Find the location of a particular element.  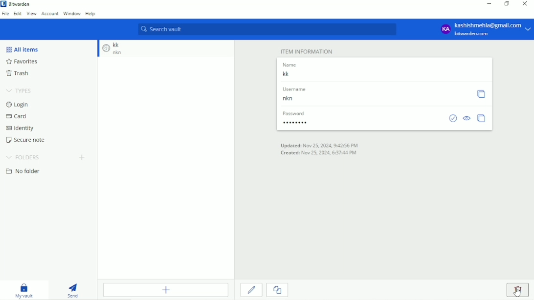

betwarden.com is located at coordinates (473, 34).